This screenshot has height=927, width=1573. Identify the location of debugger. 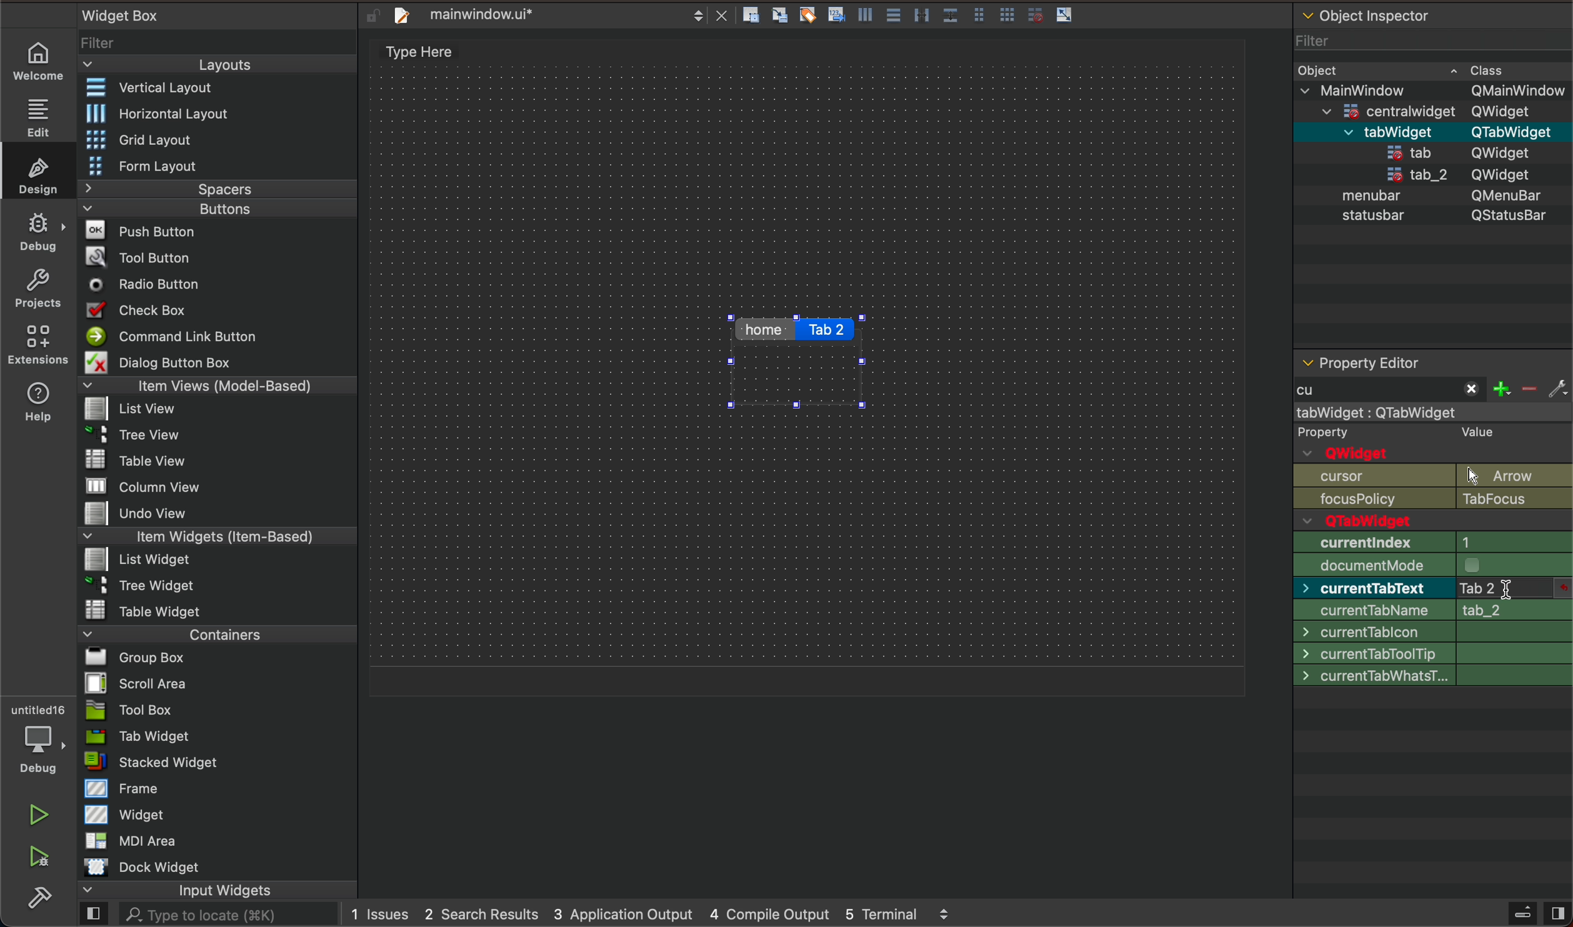
(35, 735).